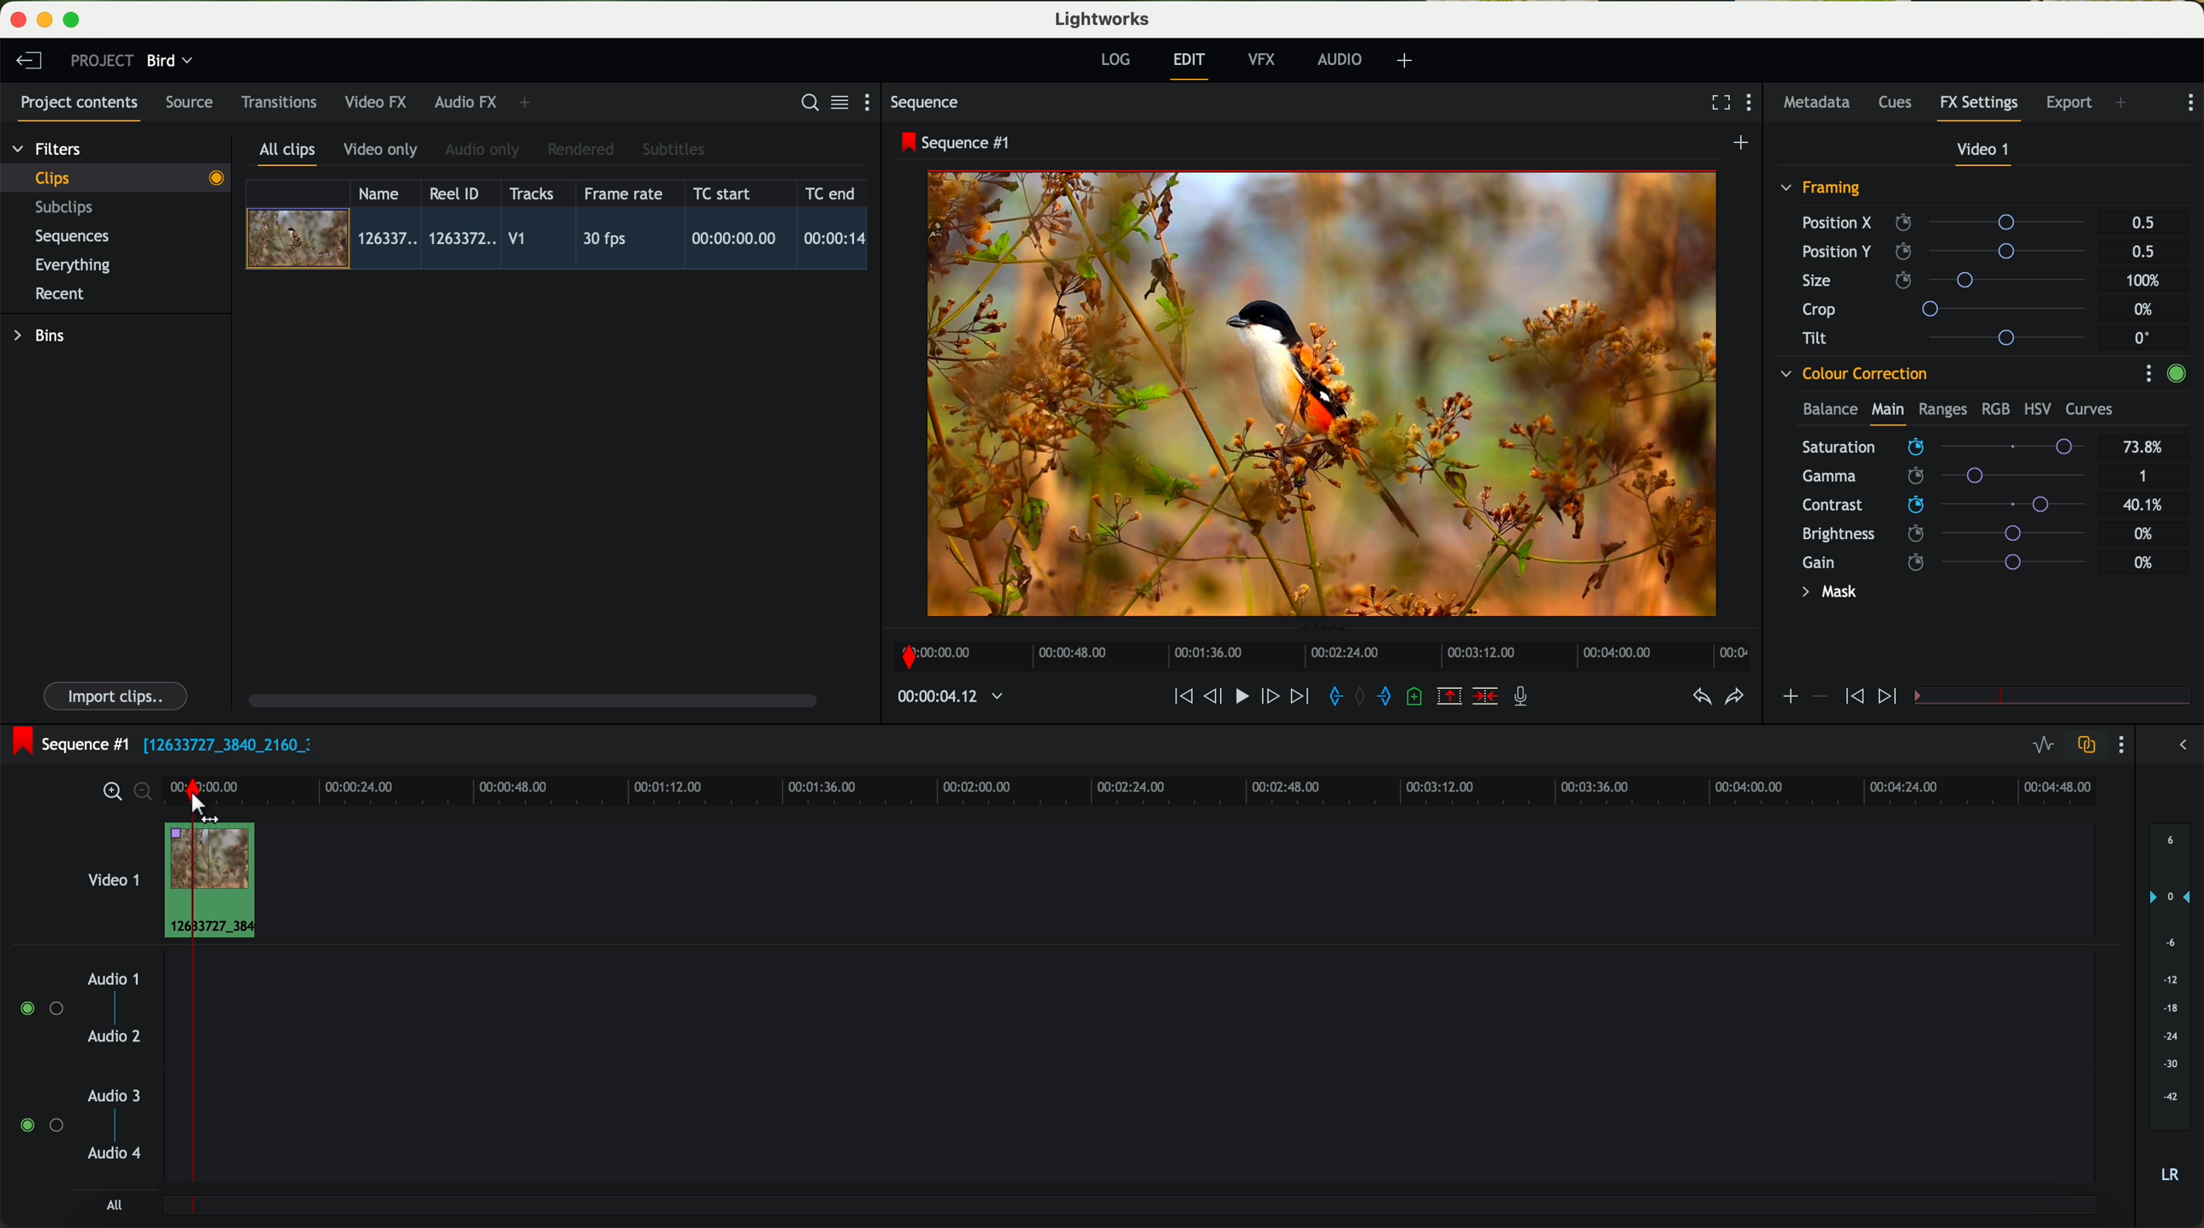 Image resolution: width=2204 pixels, height=1228 pixels. What do you see at coordinates (2144, 448) in the screenshot?
I see `73.8%` at bounding box center [2144, 448].